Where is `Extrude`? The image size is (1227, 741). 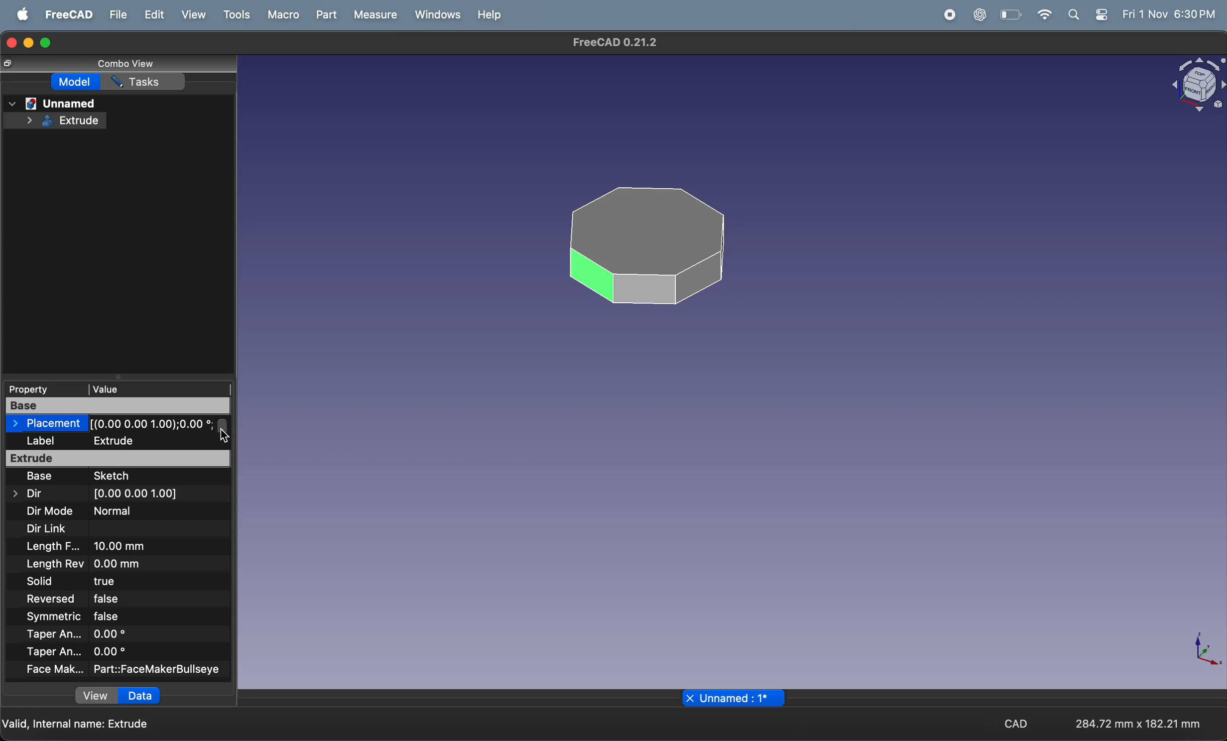 Extrude is located at coordinates (57, 120).